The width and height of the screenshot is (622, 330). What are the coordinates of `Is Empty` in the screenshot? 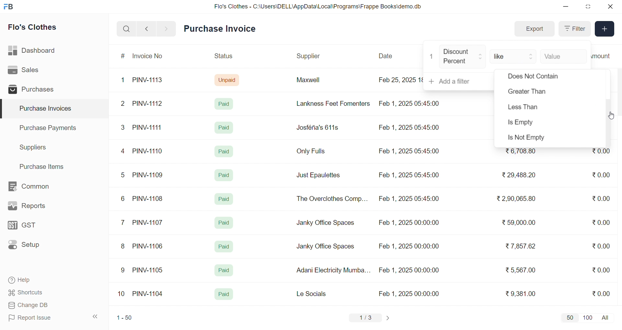 It's located at (533, 124).